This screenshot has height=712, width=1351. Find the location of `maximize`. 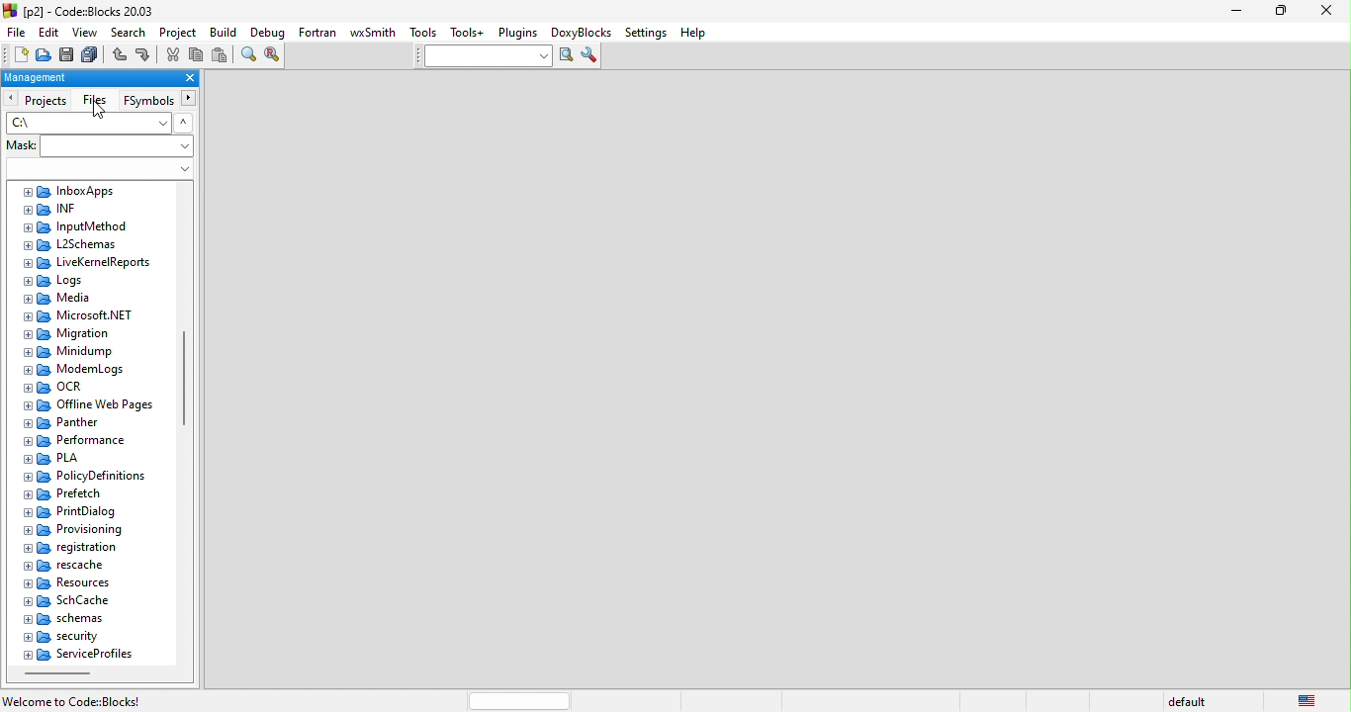

maximize is located at coordinates (1282, 13).